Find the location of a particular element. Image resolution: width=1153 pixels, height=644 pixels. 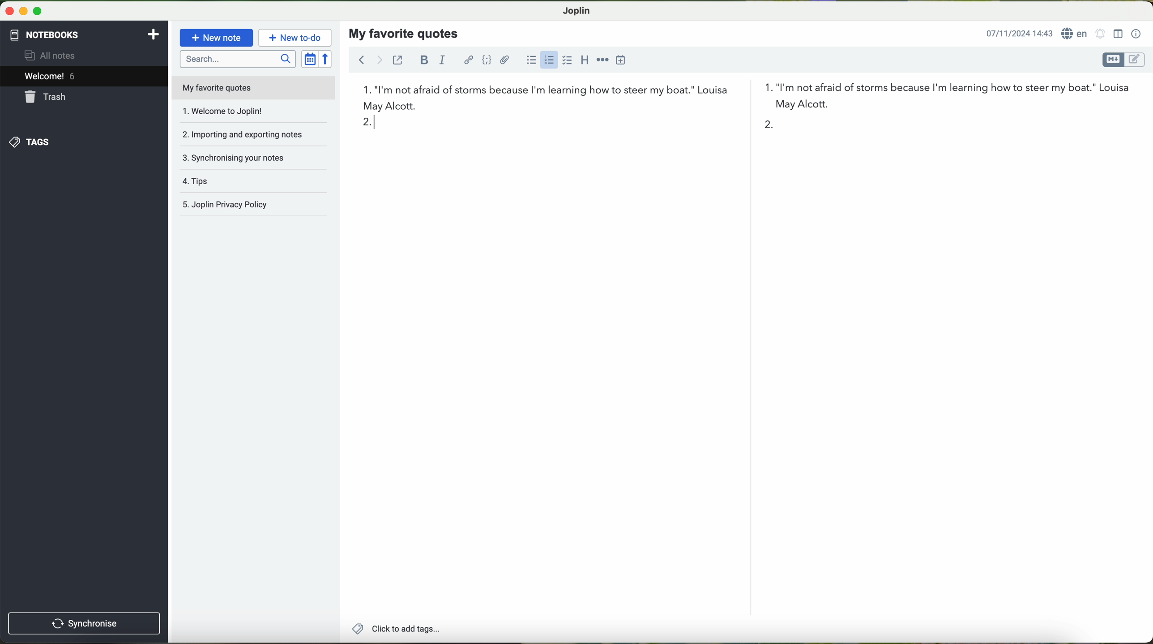

set alarm is located at coordinates (1100, 35).